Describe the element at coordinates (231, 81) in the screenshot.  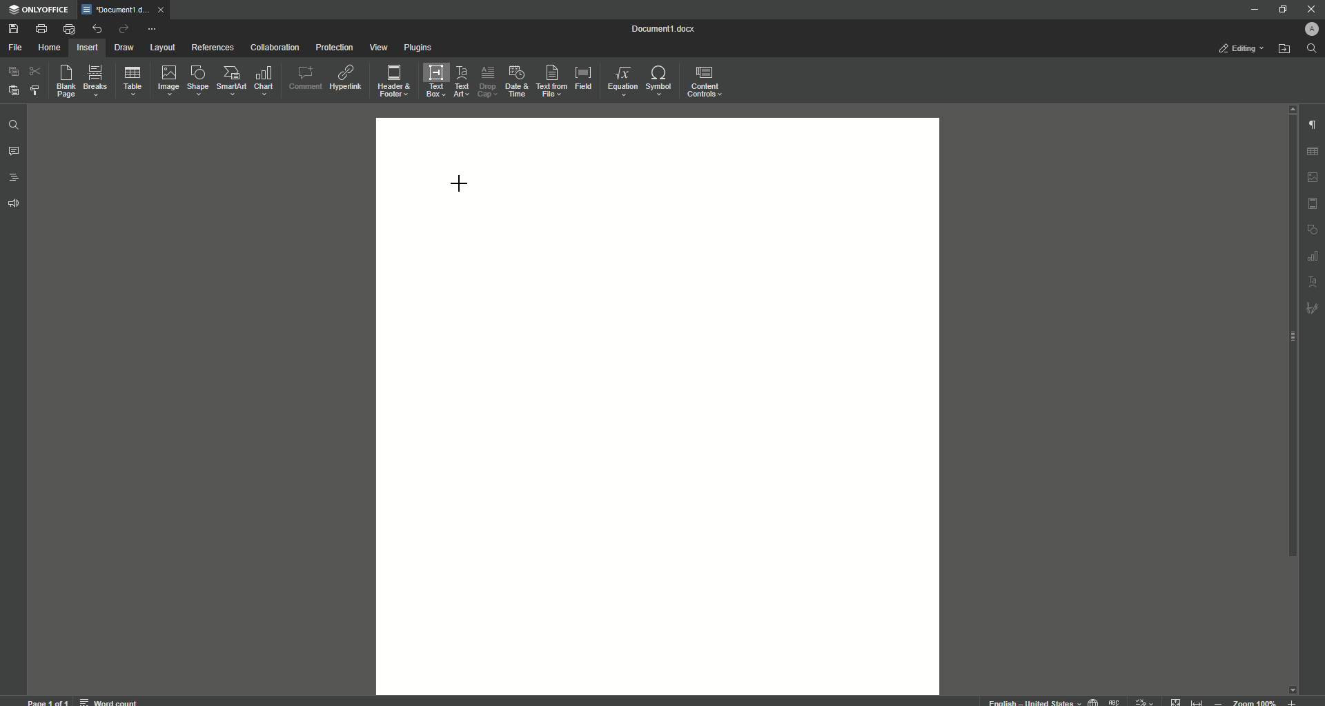
I see `SmartArt` at that location.